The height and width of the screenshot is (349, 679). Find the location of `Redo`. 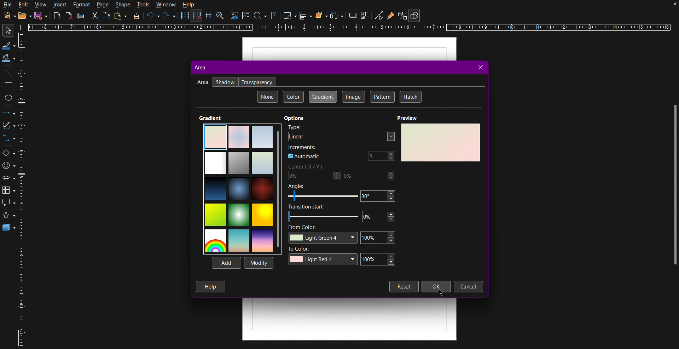

Redo is located at coordinates (169, 16).